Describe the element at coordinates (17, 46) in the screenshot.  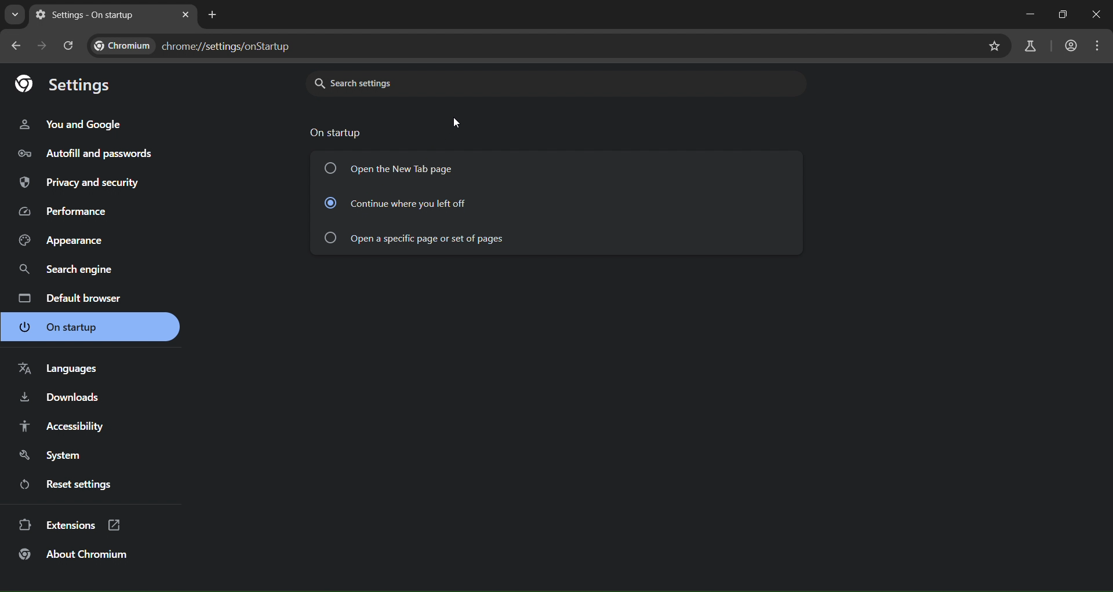
I see `go back 1 page` at that location.